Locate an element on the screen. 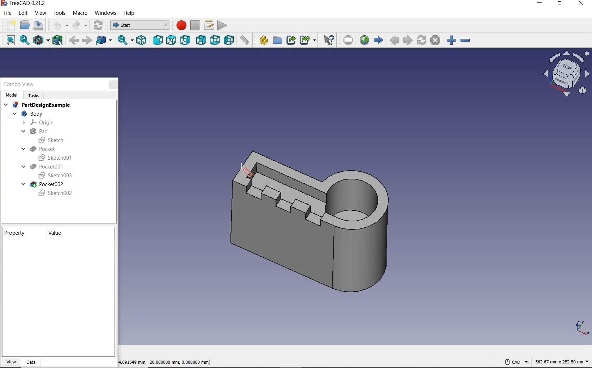 Image resolution: width=592 pixels, height=368 pixels. What's this? is located at coordinates (328, 40).